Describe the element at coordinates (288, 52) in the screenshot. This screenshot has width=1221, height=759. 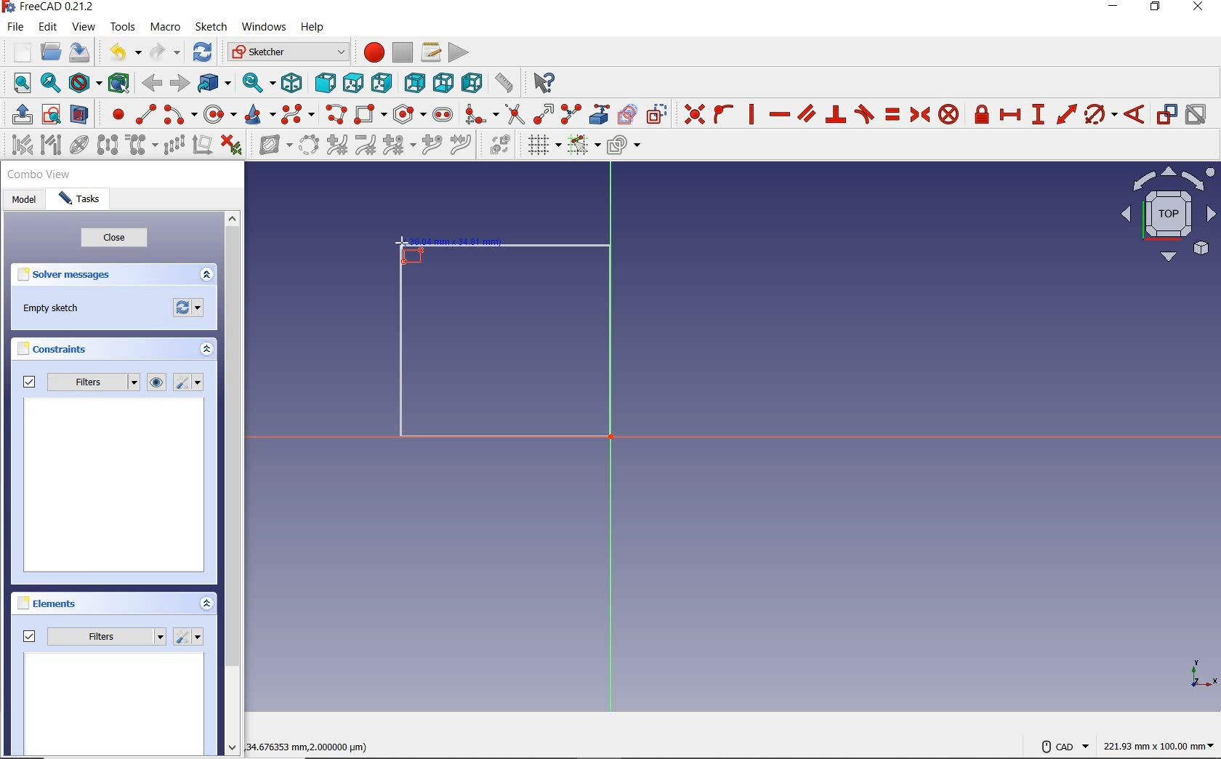
I see `switch between workbenches` at that location.